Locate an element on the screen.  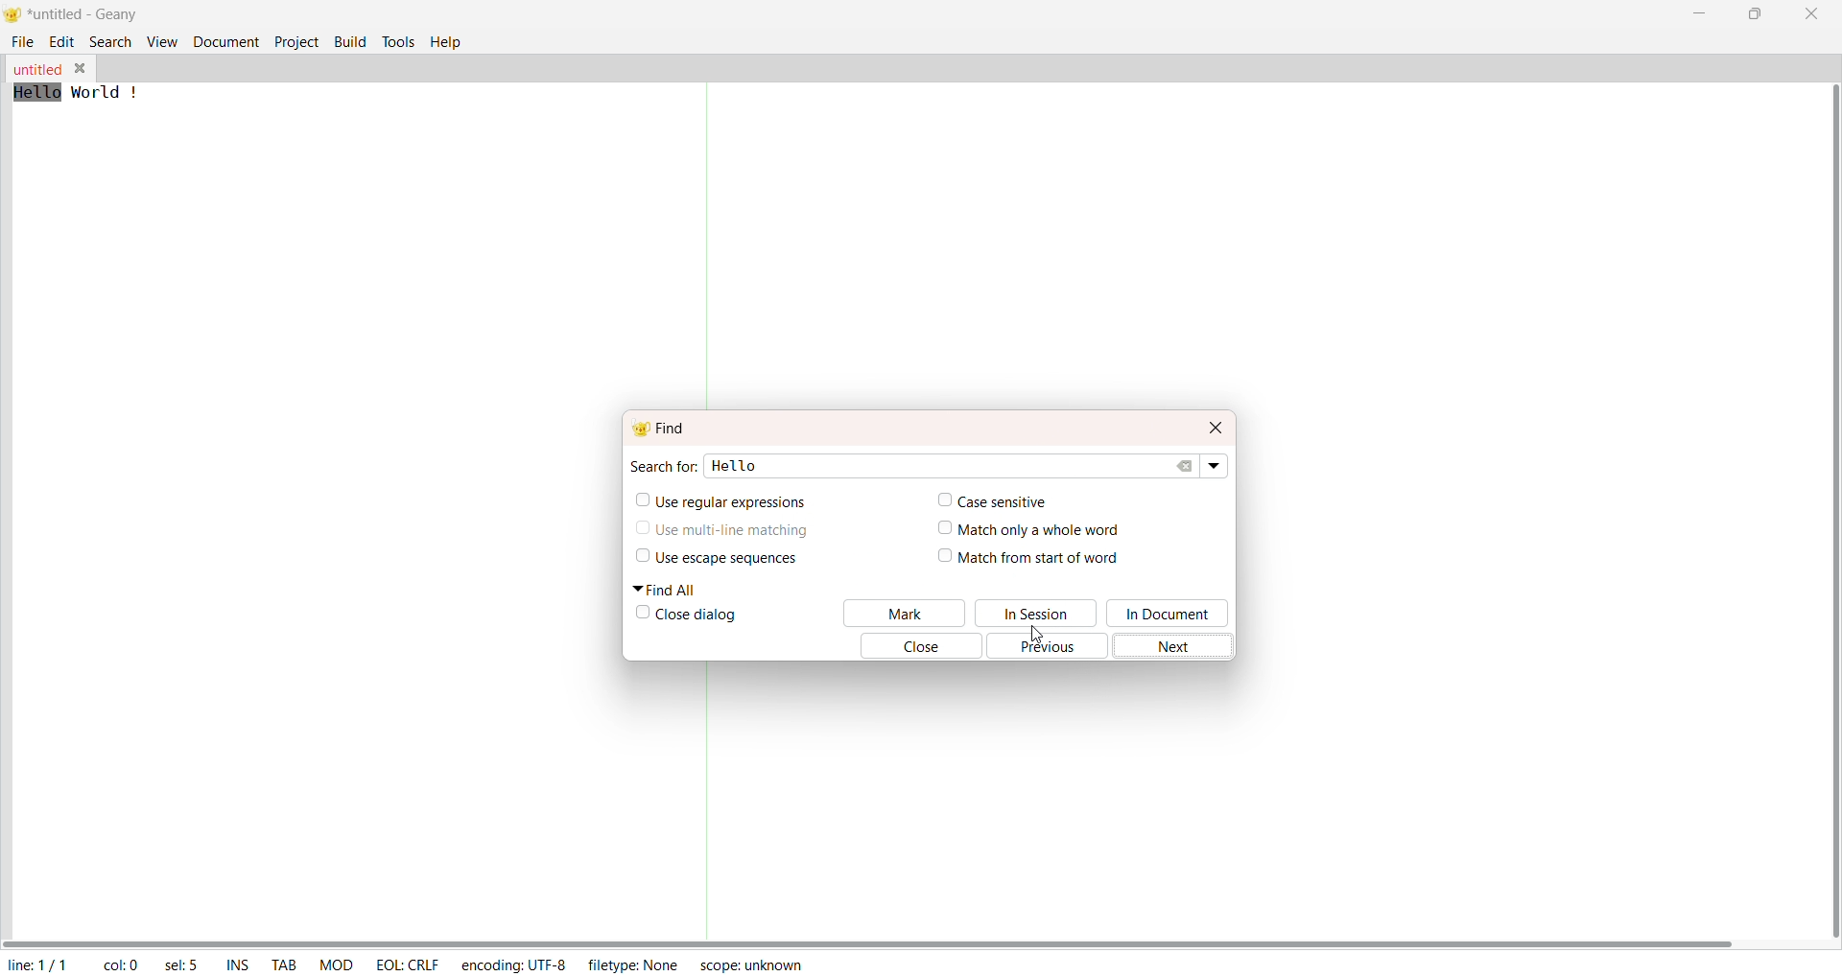
Col: 13 is located at coordinates (120, 962).